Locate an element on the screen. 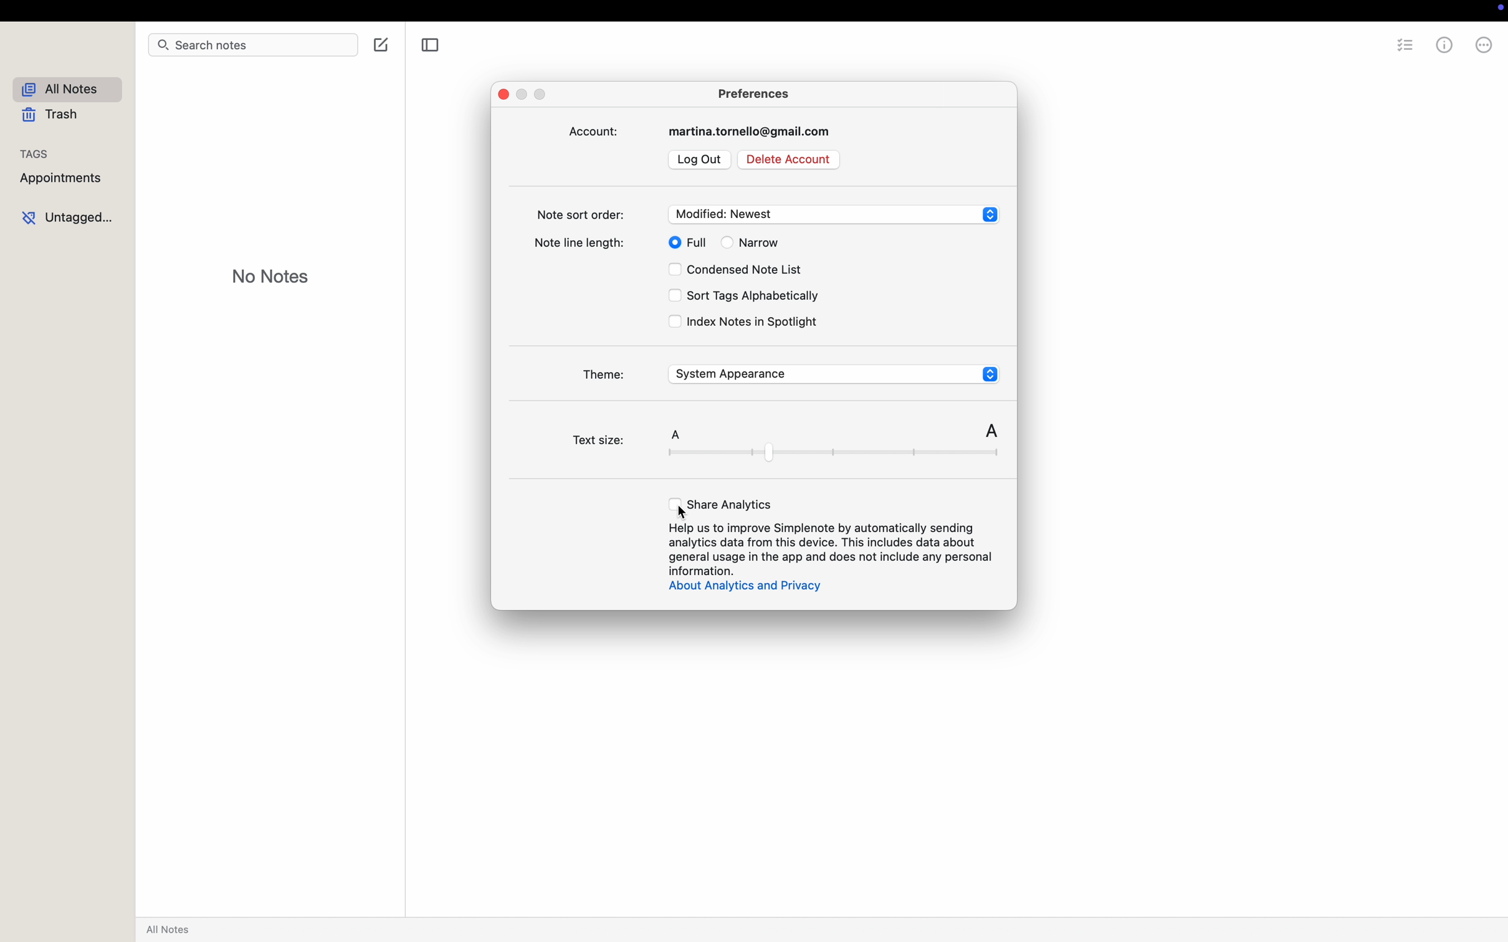  create note is located at coordinates (382, 47).